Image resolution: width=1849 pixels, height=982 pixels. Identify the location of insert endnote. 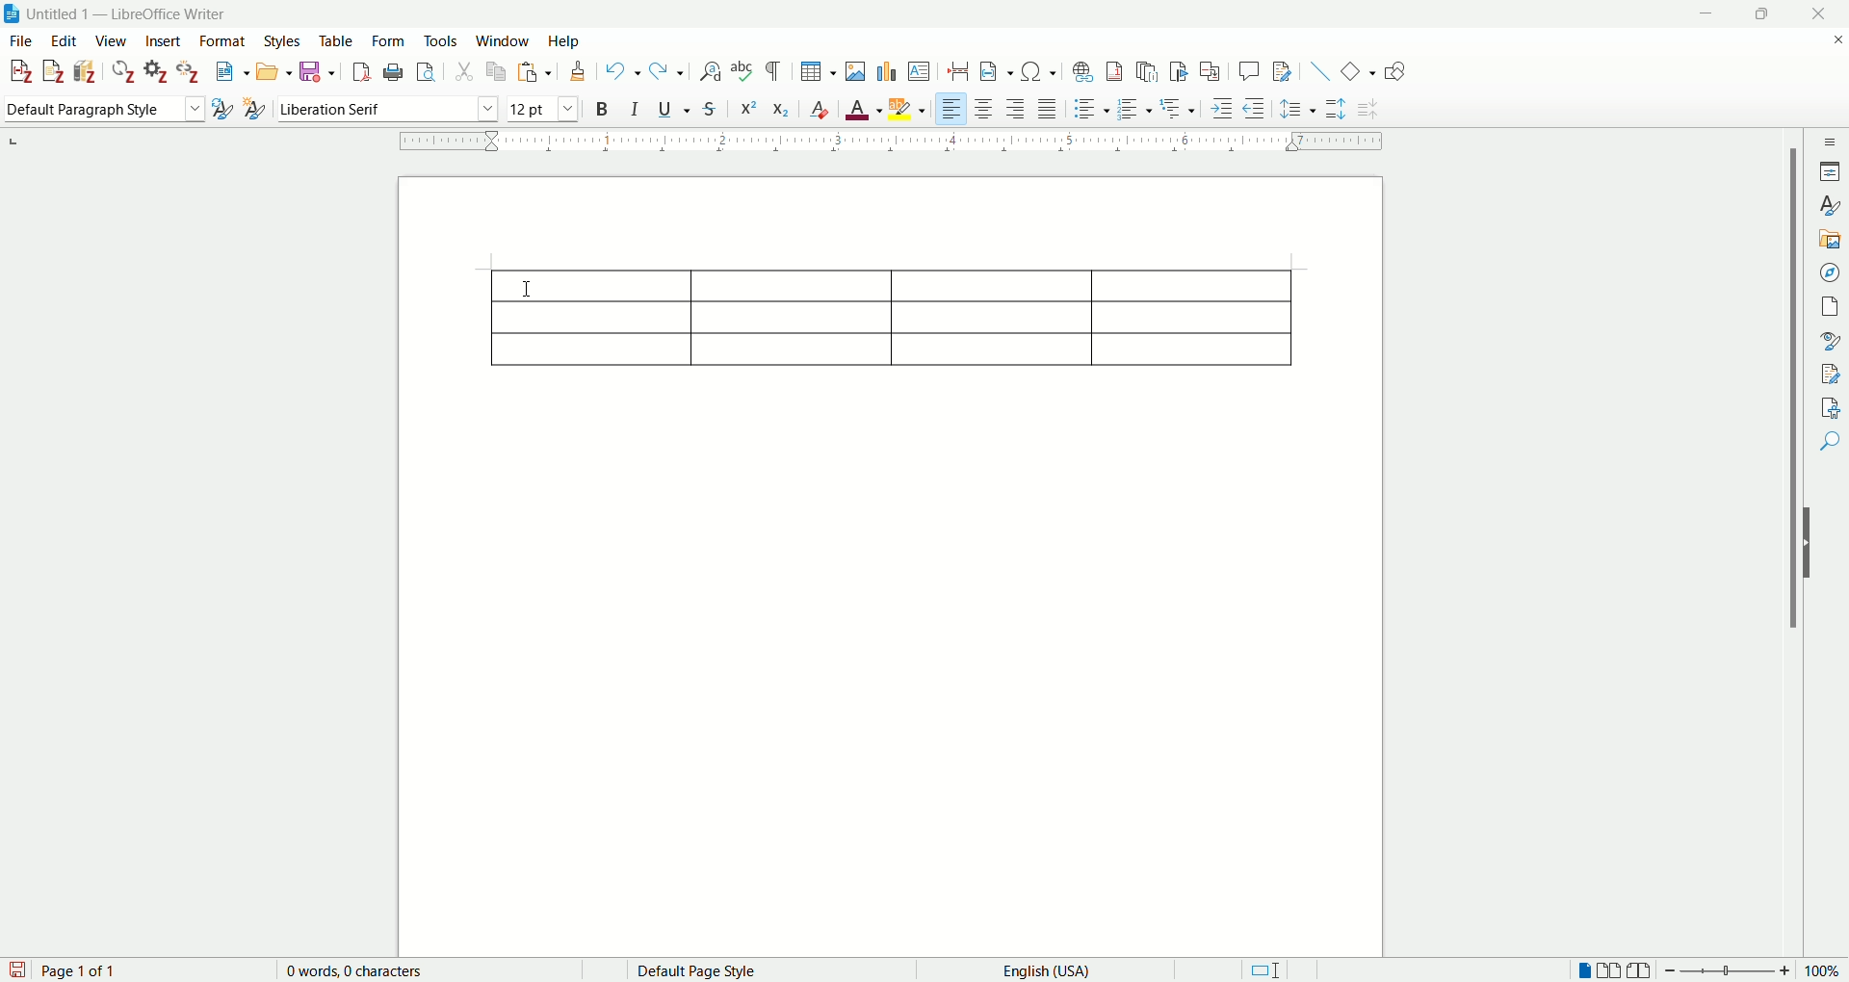
(1152, 72).